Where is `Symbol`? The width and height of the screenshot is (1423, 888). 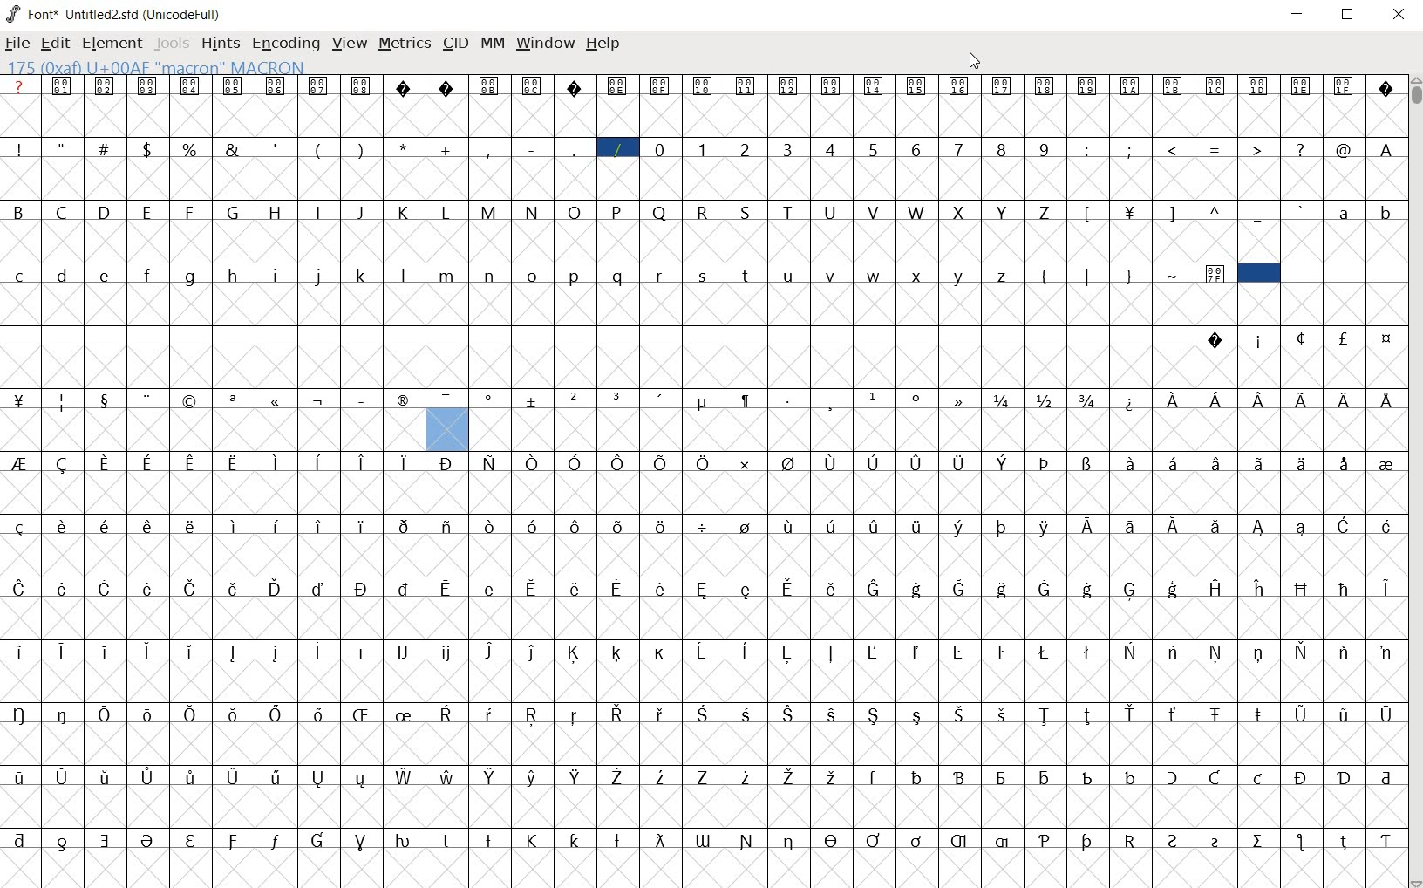
Symbol is located at coordinates (446, 87).